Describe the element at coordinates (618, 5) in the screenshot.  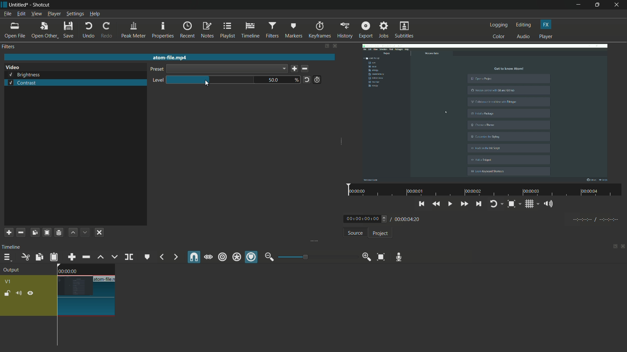
I see `close app` at that location.